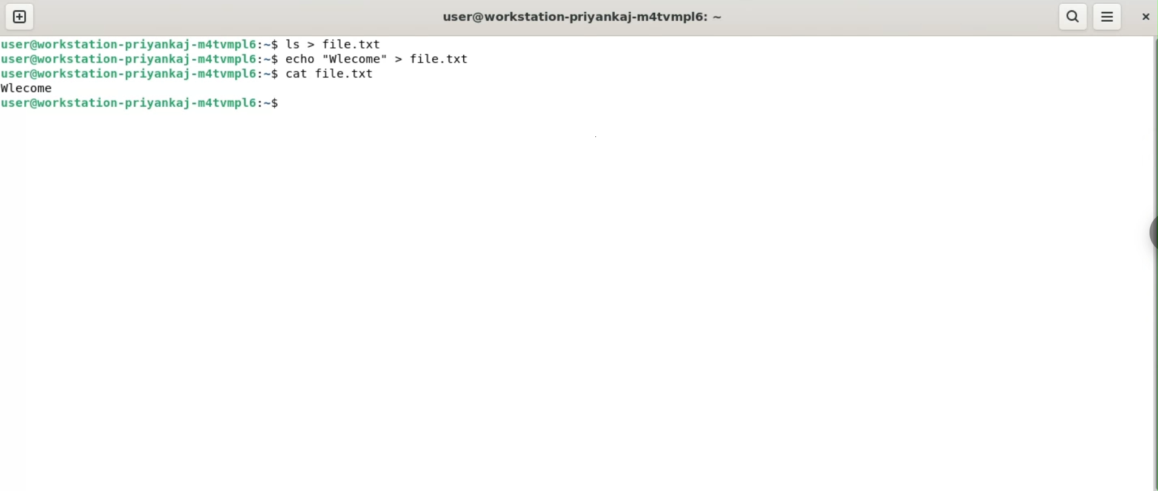  What do you see at coordinates (1108, 17) in the screenshot?
I see `menu` at bounding box center [1108, 17].